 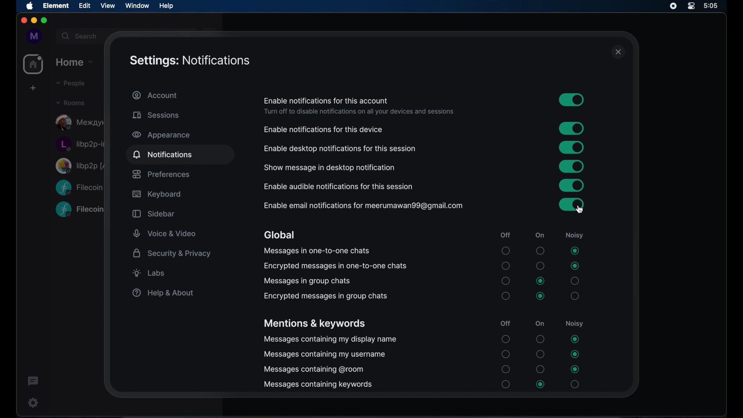 I want to click on radio button, so click(x=575, y=384).